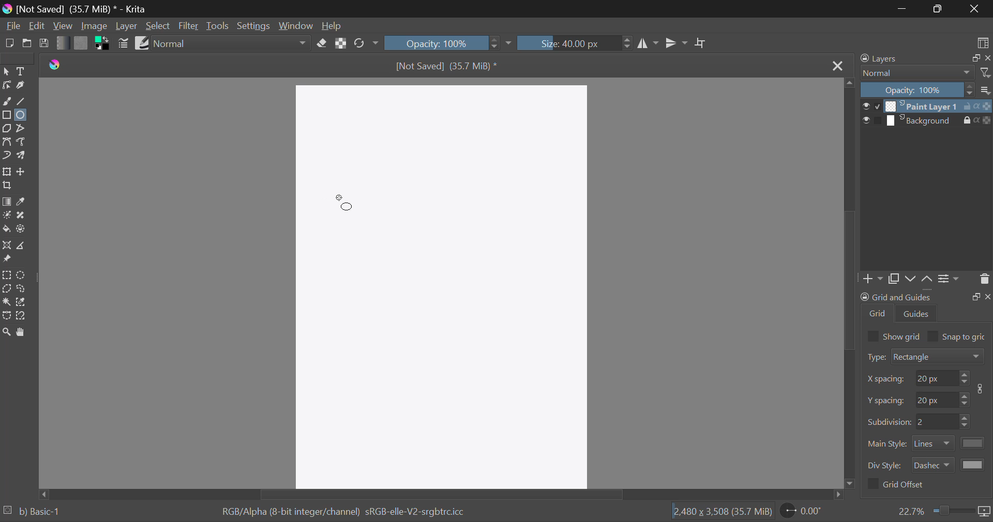 The height and width of the screenshot is (522, 993). Describe the element at coordinates (6, 229) in the screenshot. I see `Fill` at that location.